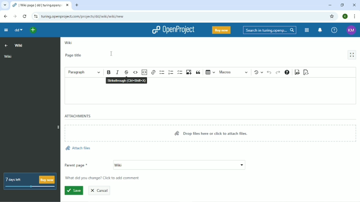 This screenshot has width=360, height=202. I want to click on Code, so click(135, 73).